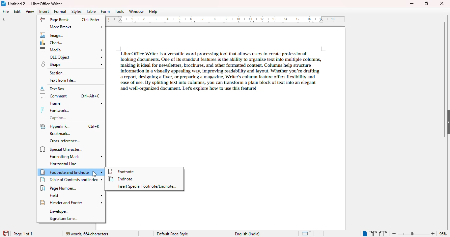 The height and width of the screenshot is (237, 450). Describe the element at coordinates (307, 233) in the screenshot. I see `standard selection` at that location.